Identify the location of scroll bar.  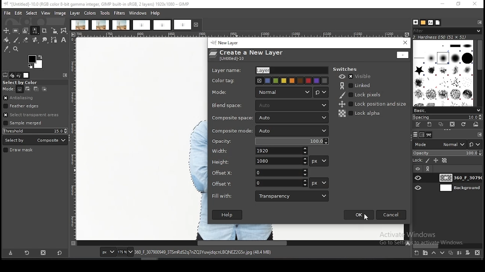
(479, 73).